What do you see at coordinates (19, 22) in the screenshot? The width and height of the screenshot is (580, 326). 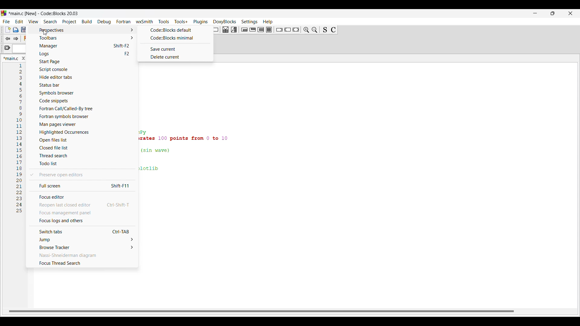 I see `Edit menu` at bounding box center [19, 22].